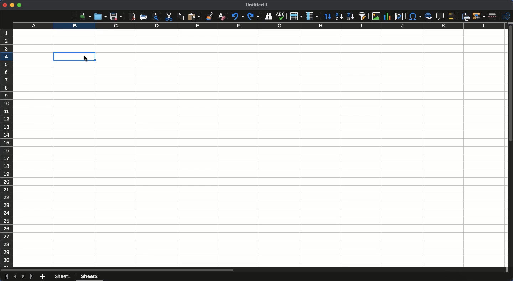 The height and width of the screenshot is (281, 513). What do you see at coordinates (31, 276) in the screenshot?
I see `Last sheet` at bounding box center [31, 276].